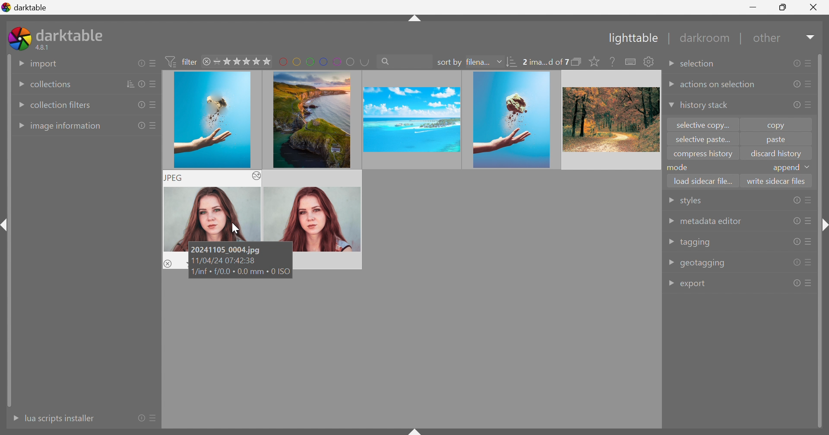 Image resolution: width=829 pixels, height=435 pixels. What do you see at coordinates (410, 120) in the screenshot?
I see `image` at bounding box center [410, 120].